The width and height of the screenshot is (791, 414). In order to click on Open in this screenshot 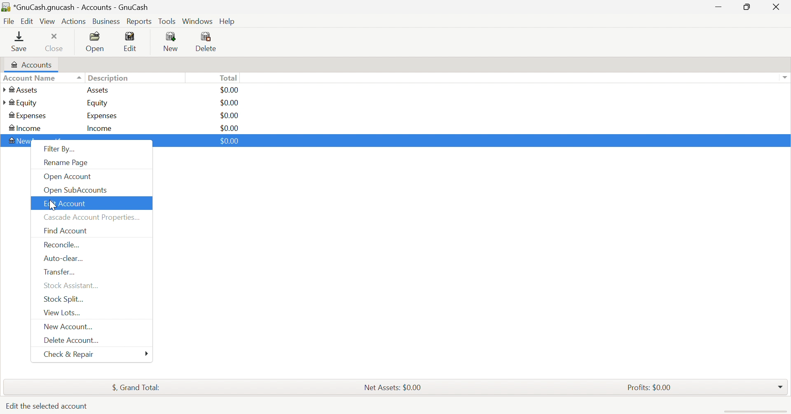, I will do `click(96, 42)`.